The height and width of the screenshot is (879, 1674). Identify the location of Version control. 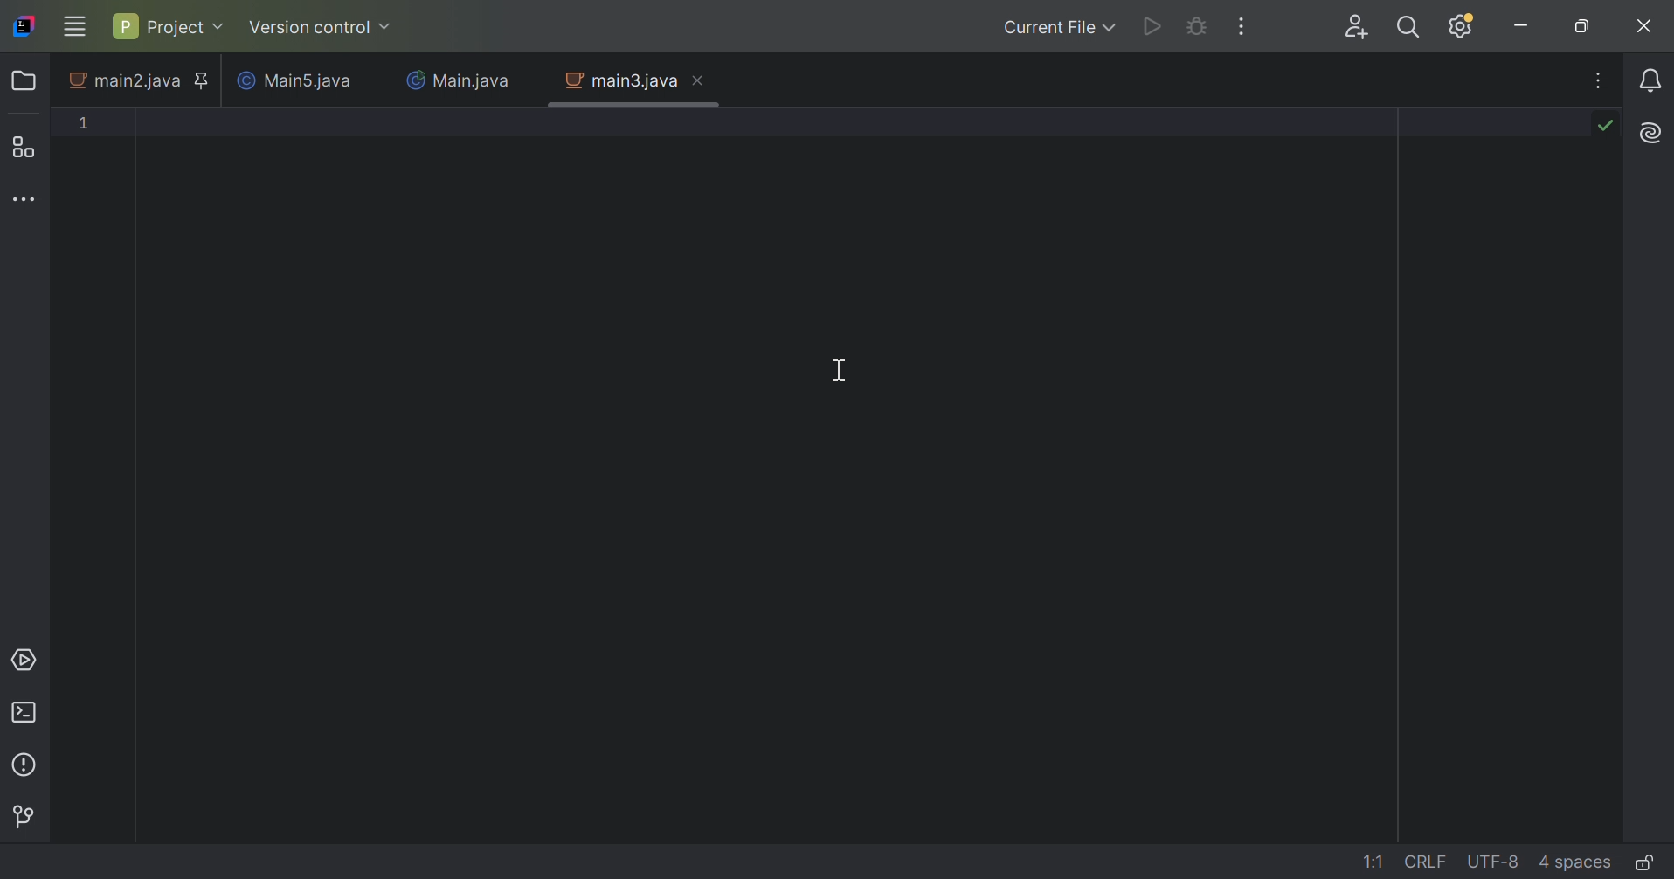
(21, 816).